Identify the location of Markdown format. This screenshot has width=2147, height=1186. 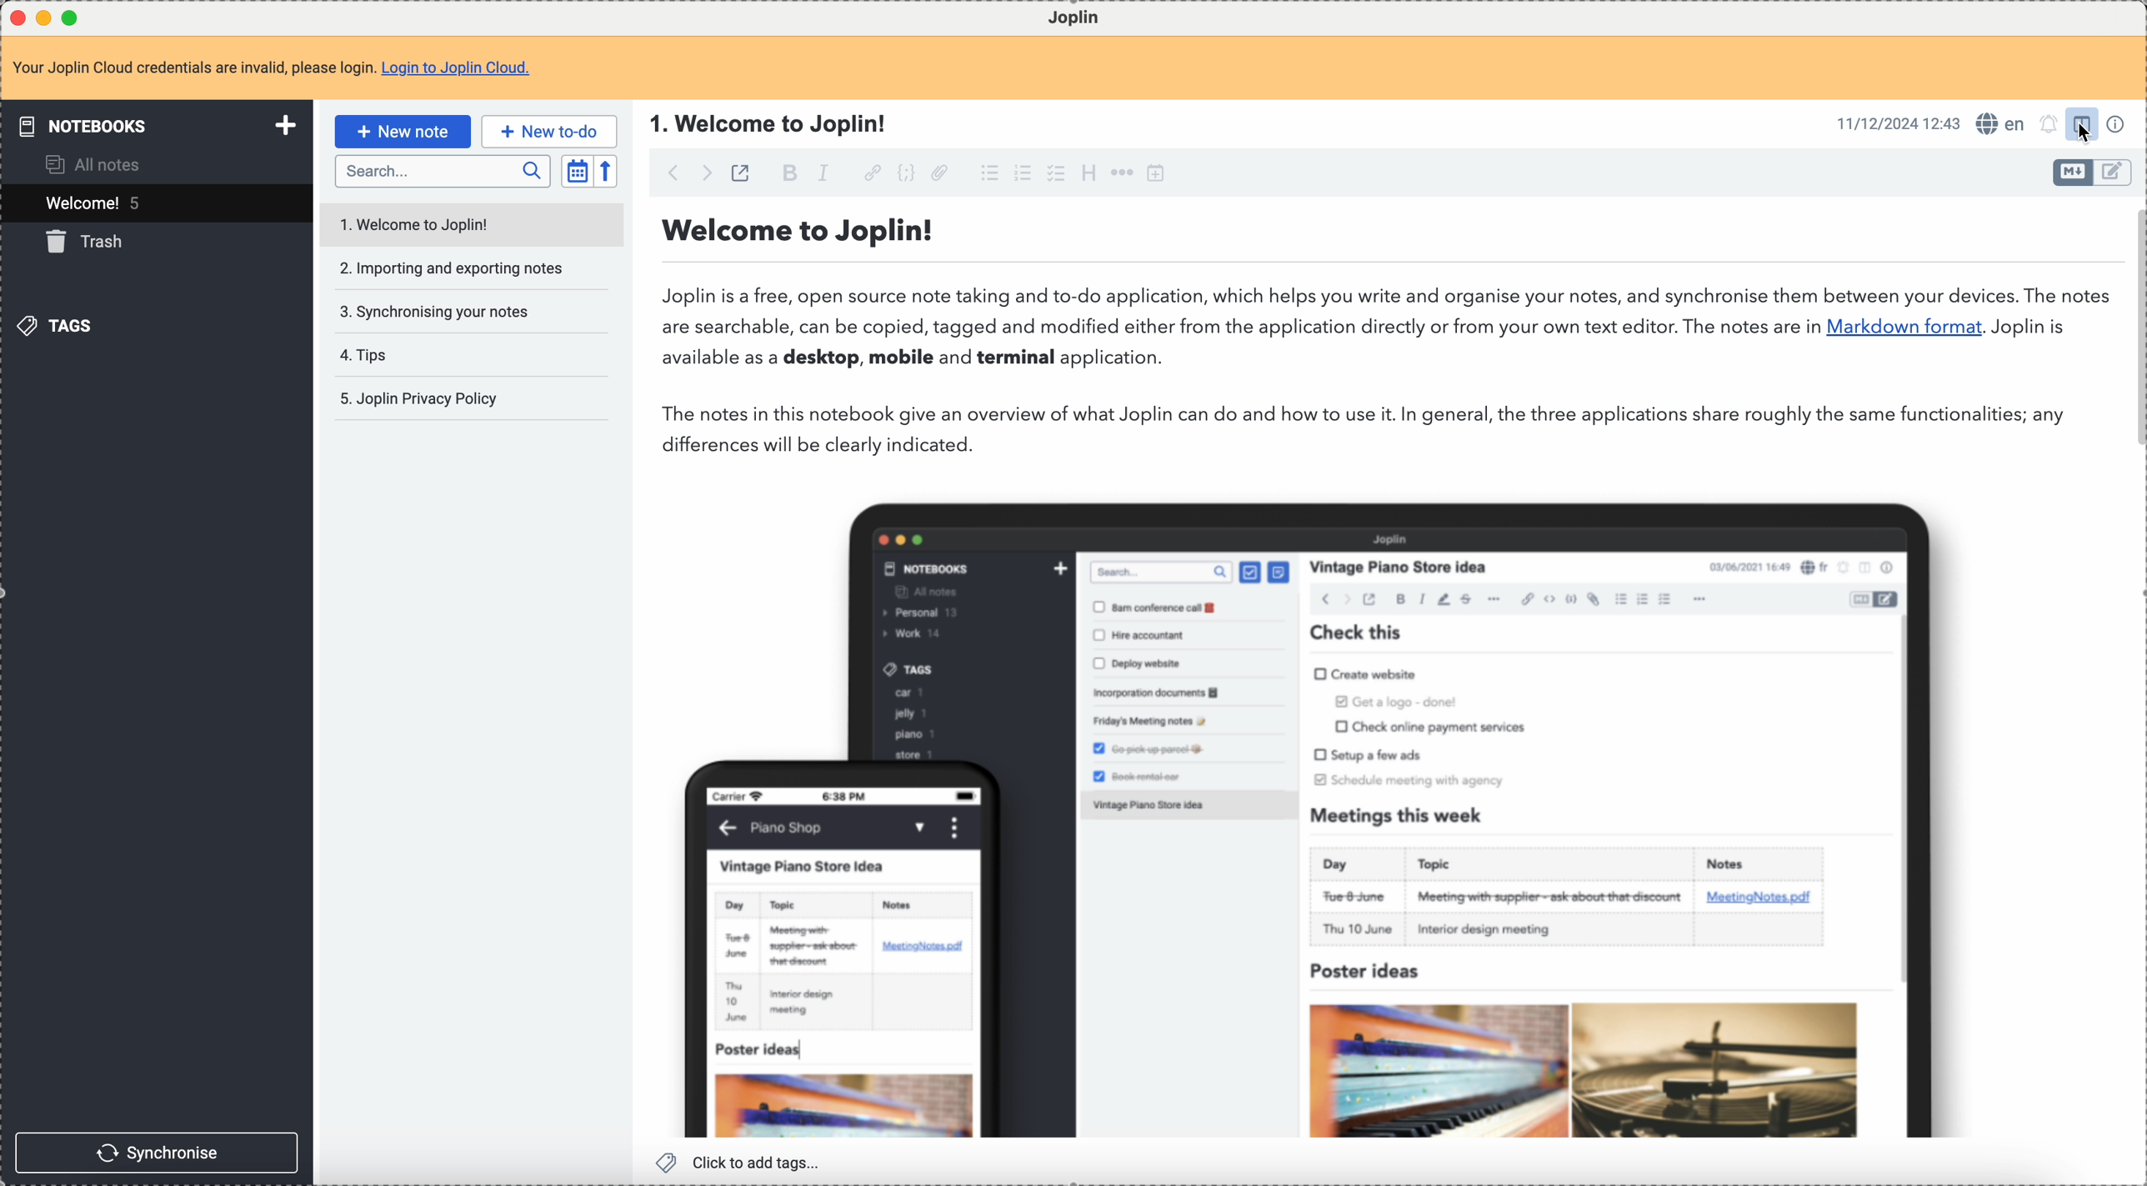
(1904, 327).